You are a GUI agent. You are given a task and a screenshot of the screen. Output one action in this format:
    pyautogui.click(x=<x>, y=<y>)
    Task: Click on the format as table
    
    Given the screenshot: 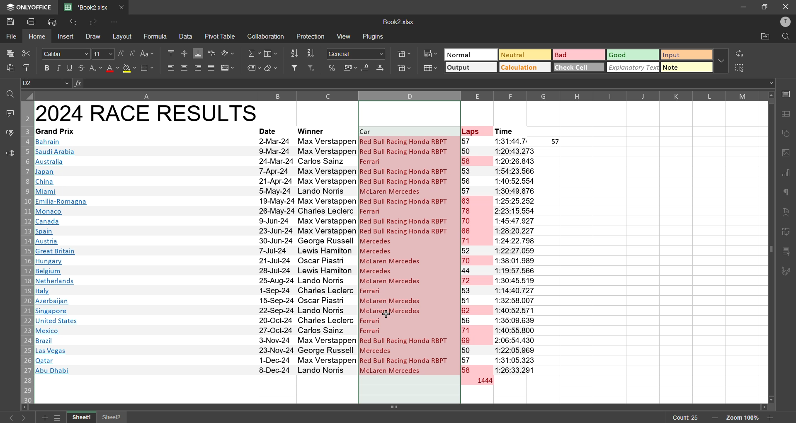 What is the action you would take?
    pyautogui.click(x=431, y=69)
    